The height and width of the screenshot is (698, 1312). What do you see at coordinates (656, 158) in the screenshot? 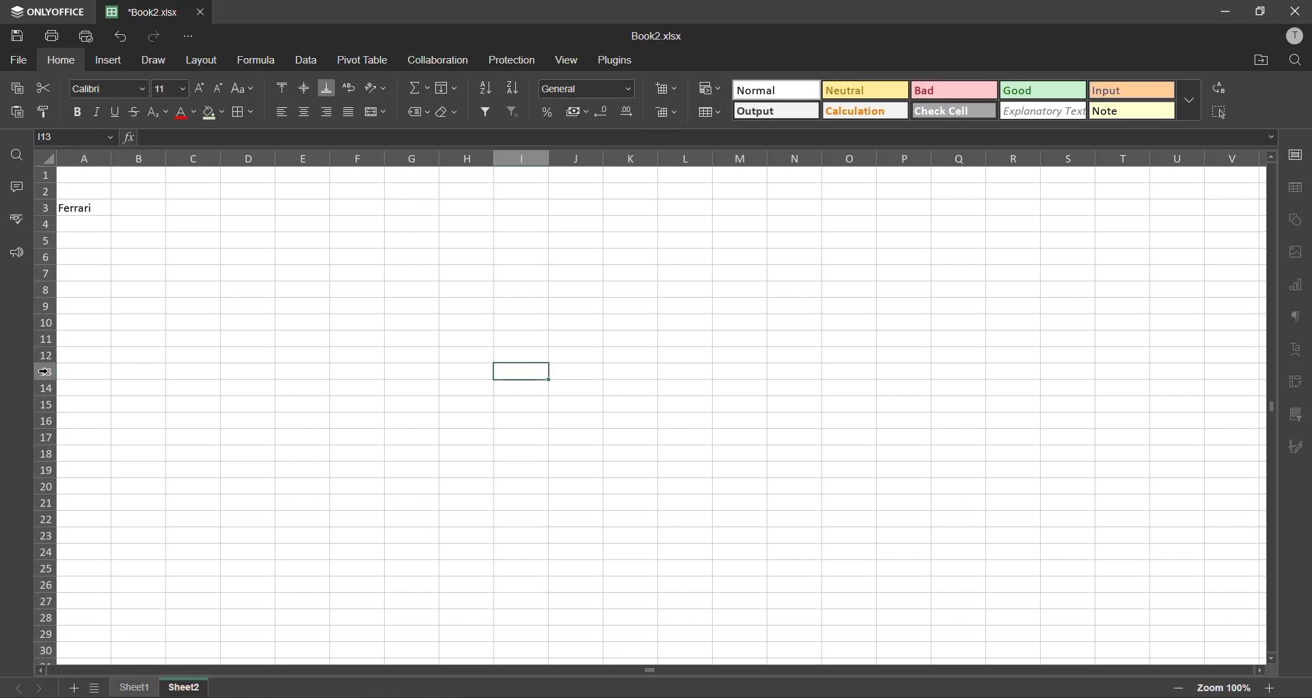
I see `column names` at bounding box center [656, 158].